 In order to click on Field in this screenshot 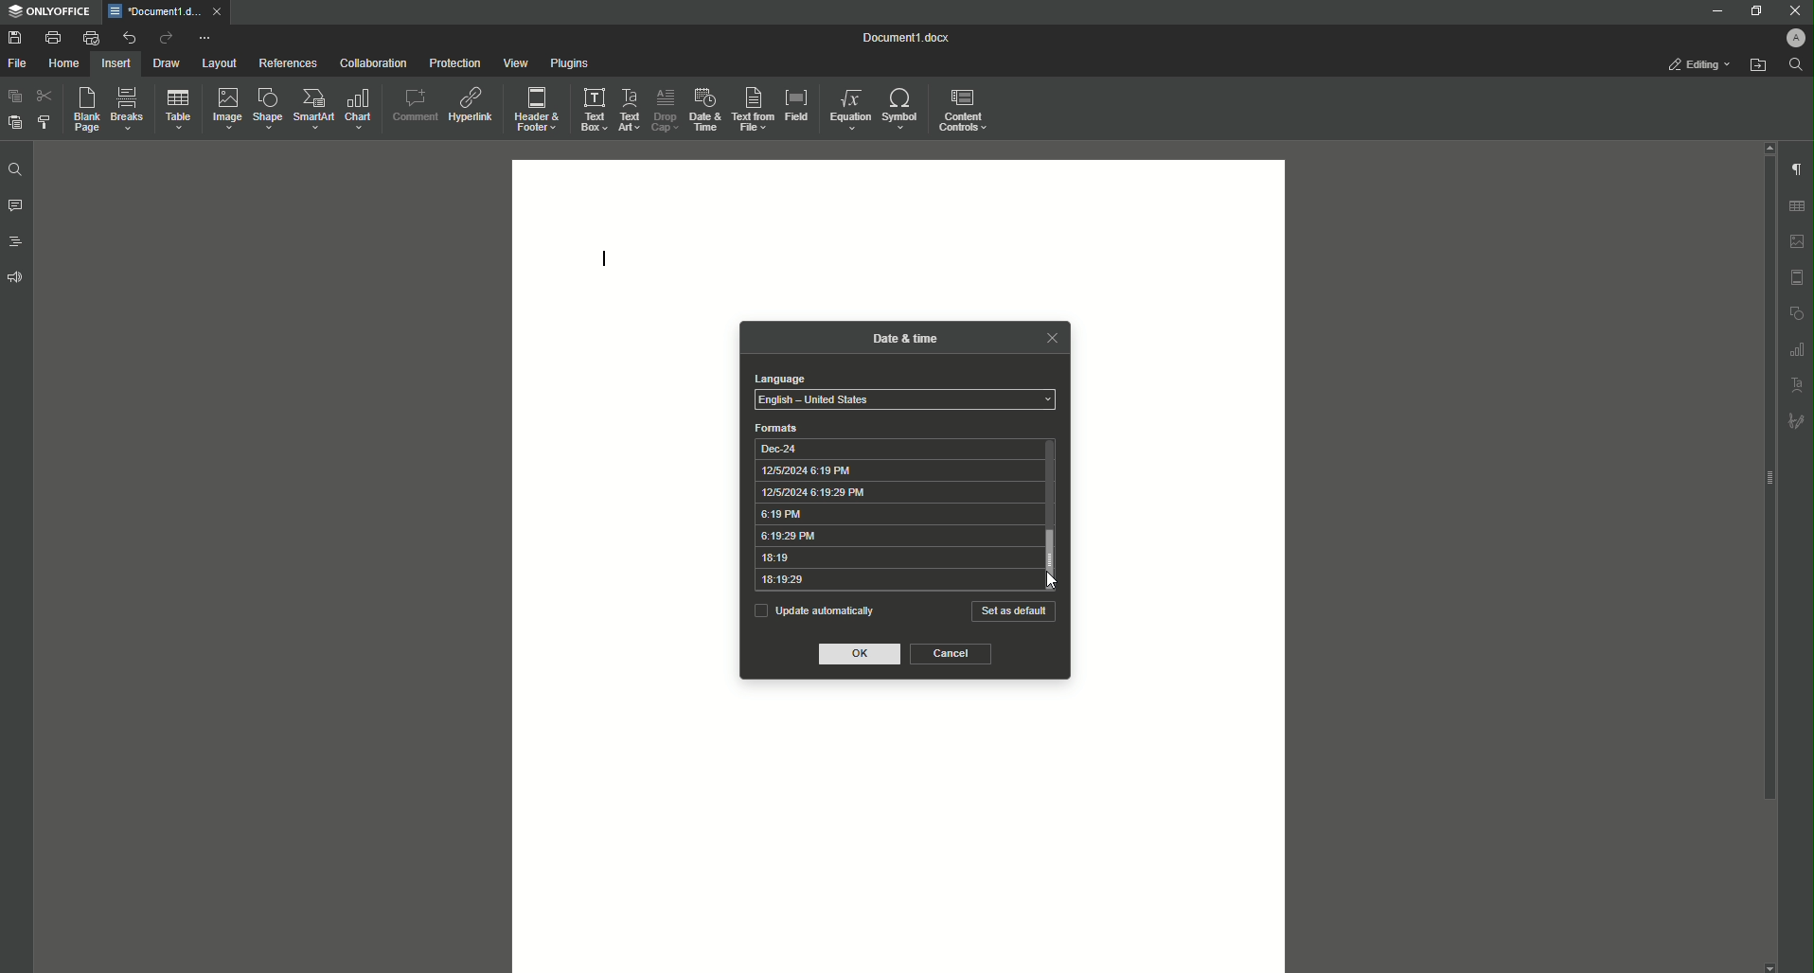, I will do `click(797, 105)`.